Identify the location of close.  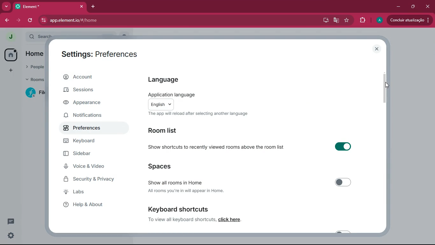
(376, 49).